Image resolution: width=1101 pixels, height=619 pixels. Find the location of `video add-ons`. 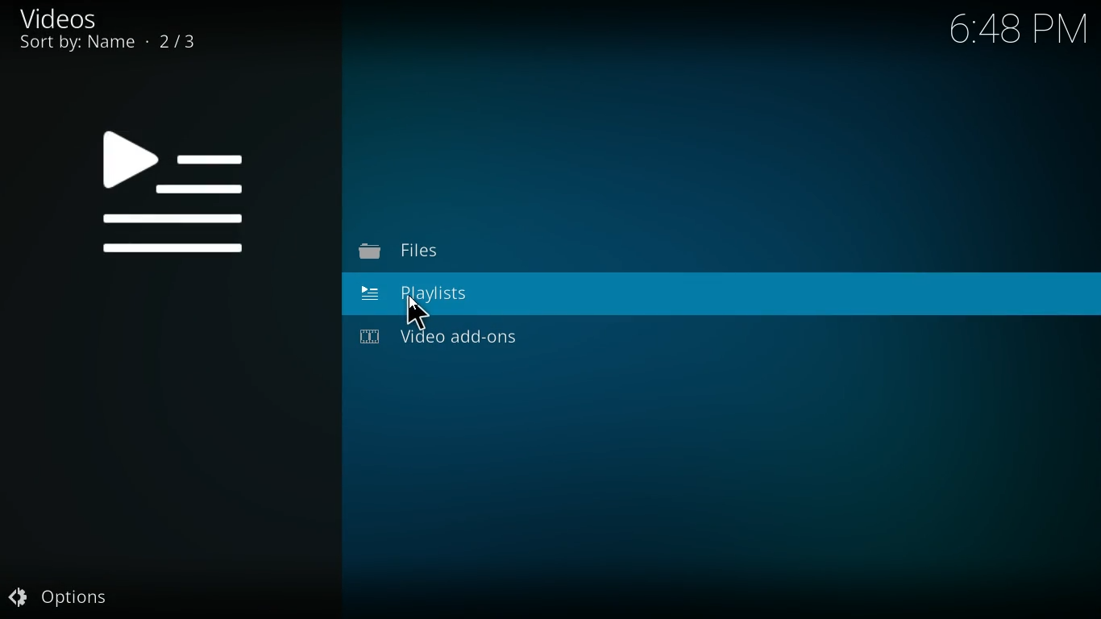

video add-ons is located at coordinates (457, 339).